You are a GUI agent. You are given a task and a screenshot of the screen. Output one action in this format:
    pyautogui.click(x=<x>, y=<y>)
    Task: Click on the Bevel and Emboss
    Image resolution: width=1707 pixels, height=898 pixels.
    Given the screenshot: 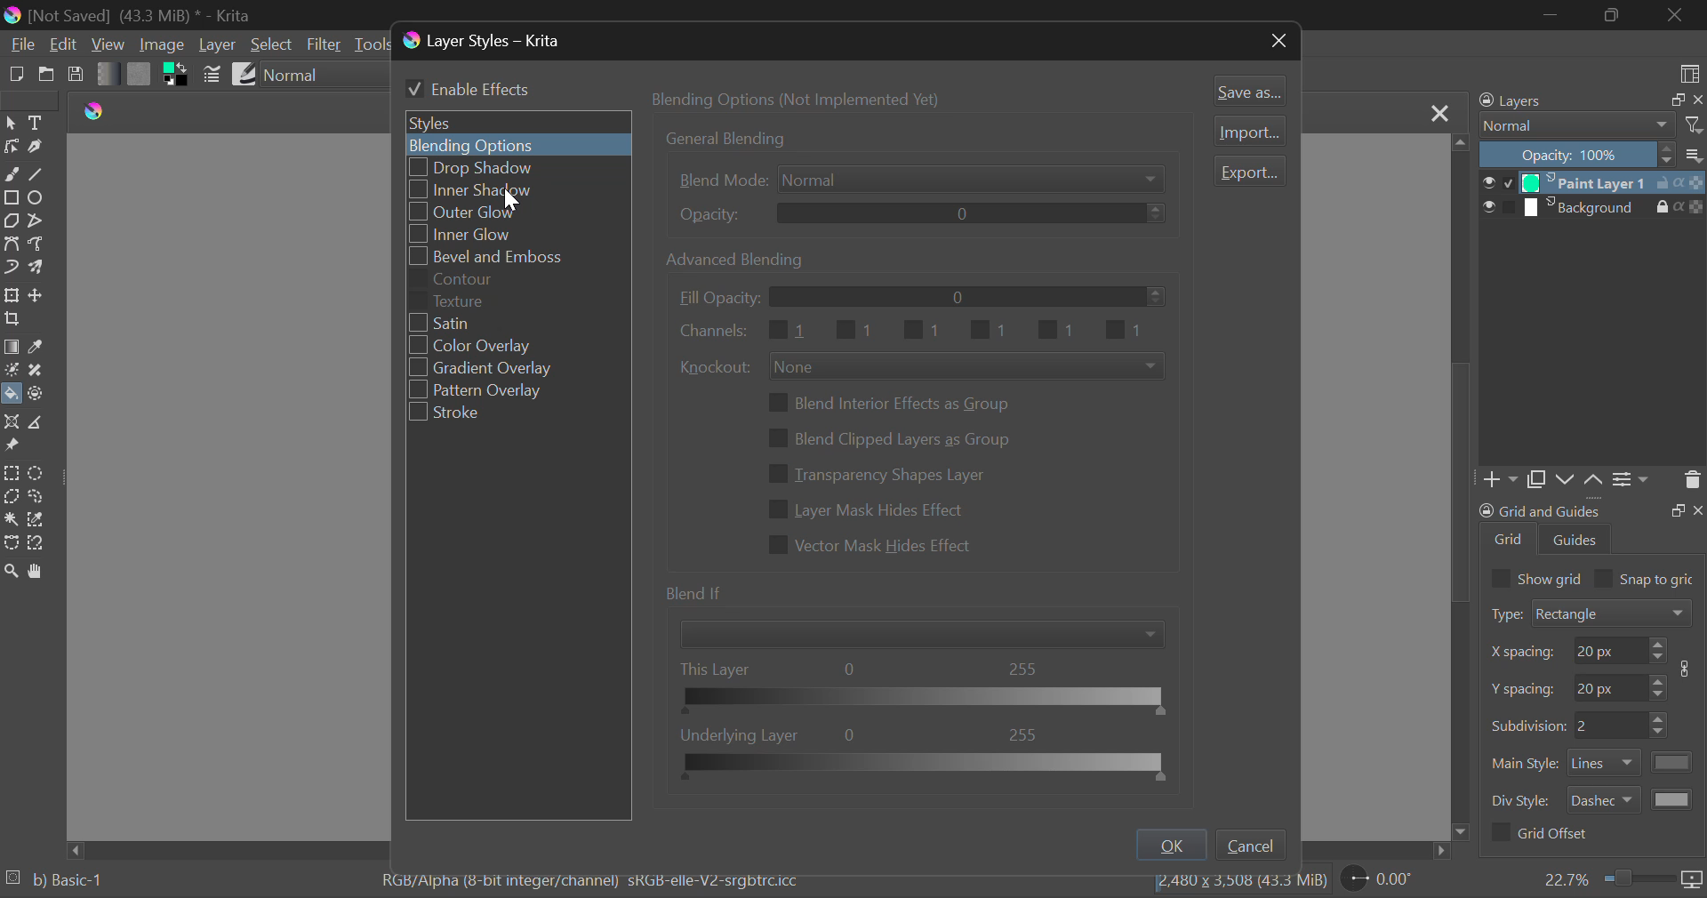 What is the action you would take?
    pyautogui.click(x=500, y=257)
    